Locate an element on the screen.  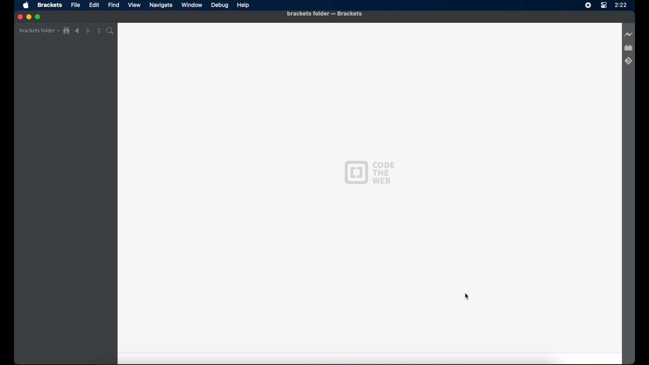
screen recorder  icon is located at coordinates (588, 5).